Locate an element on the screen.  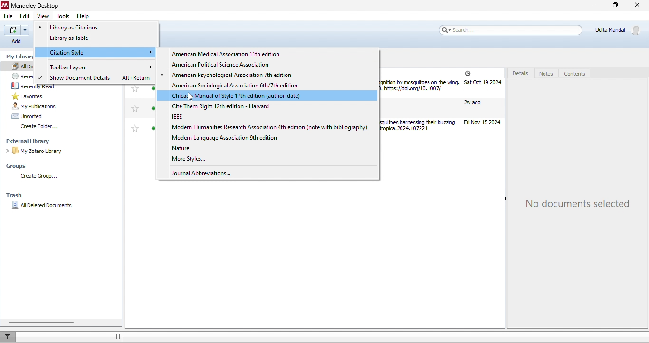
ieee is located at coordinates (181, 117).